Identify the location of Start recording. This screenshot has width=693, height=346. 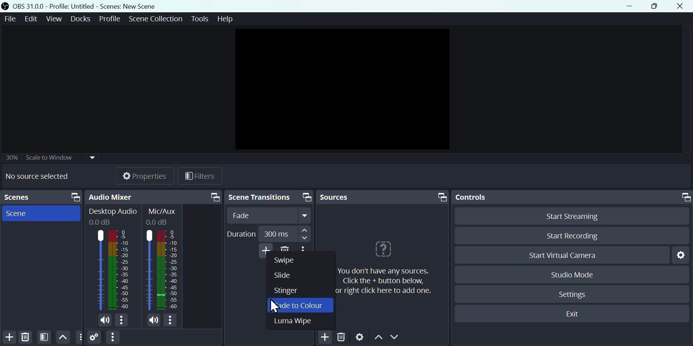
(571, 237).